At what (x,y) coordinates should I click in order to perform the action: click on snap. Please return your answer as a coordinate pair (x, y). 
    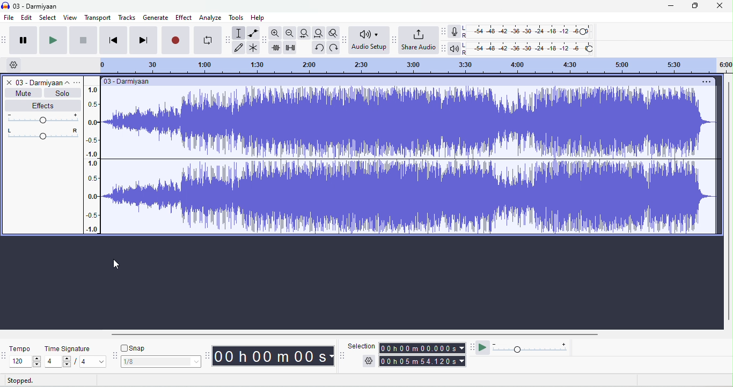
    Looking at the image, I should click on (134, 348).